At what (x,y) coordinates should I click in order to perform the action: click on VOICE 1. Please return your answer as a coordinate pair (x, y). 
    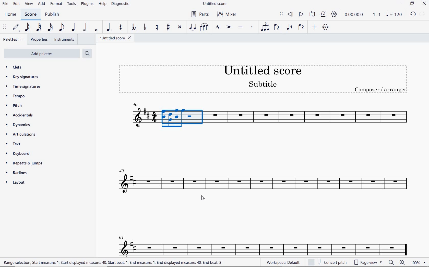
    Looking at the image, I should click on (289, 27).